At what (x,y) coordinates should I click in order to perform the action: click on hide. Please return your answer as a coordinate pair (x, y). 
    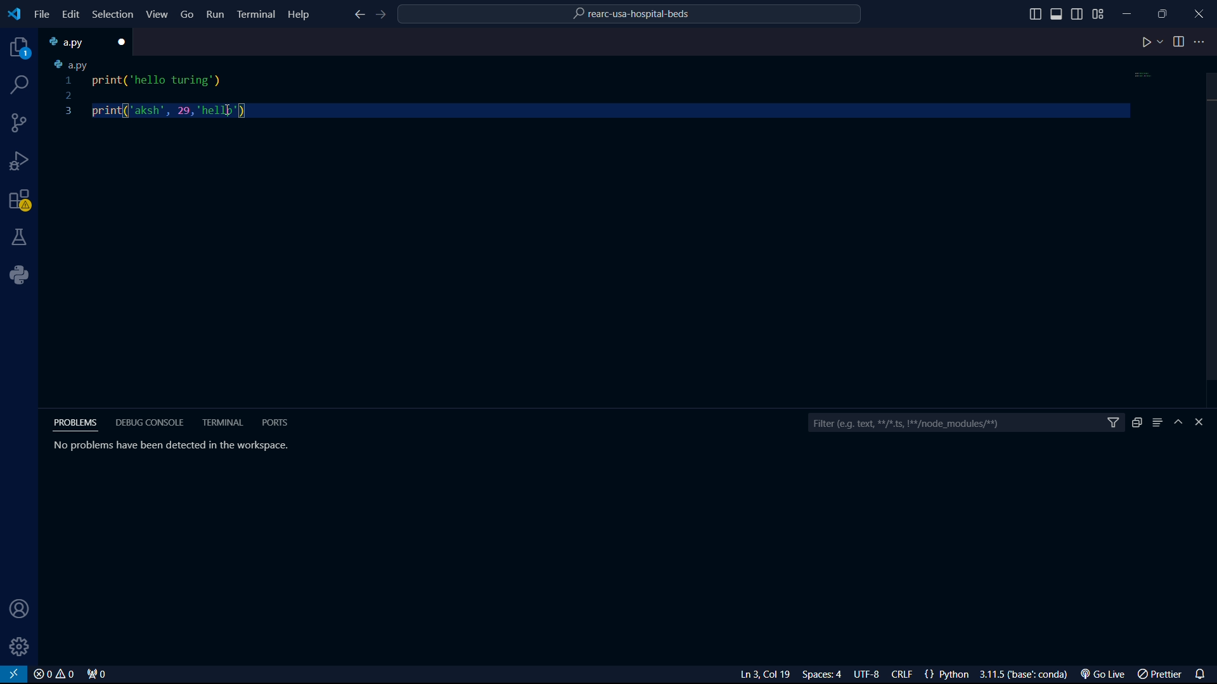
    Looking at the image, I should click on (1180, 423).